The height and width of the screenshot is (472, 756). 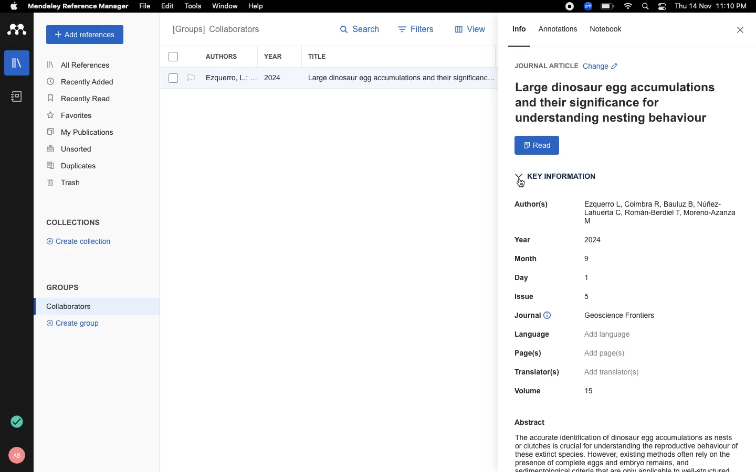 What do you see at coordinates (741, 30) in the screenshot?
I see `close` at bounding box center [741, 30].